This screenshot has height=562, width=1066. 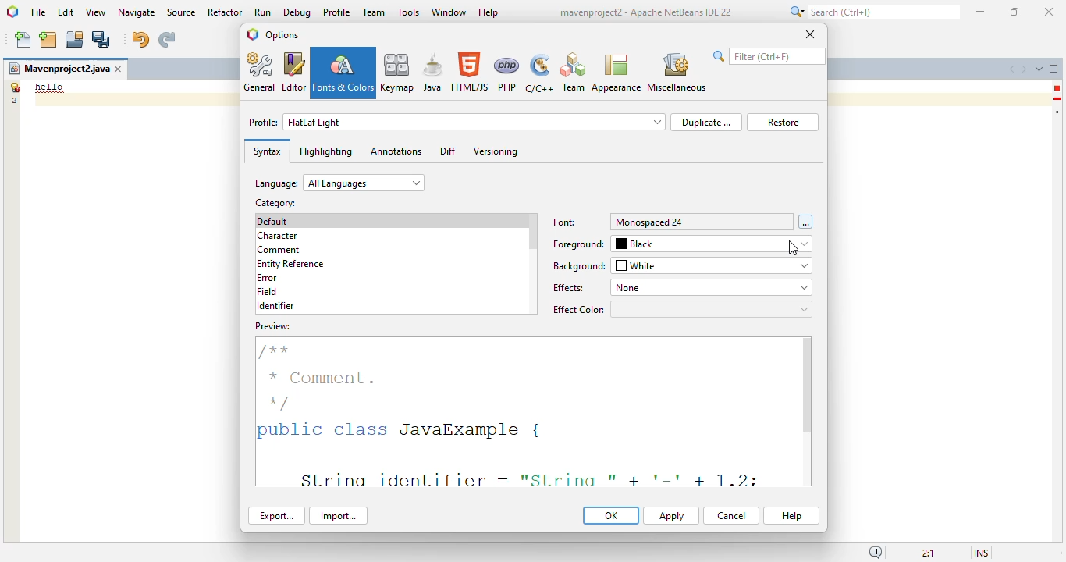 What do you see at coordinates (433, 72) in the screenshot?
I see `java` at bounding box center [433, 72].